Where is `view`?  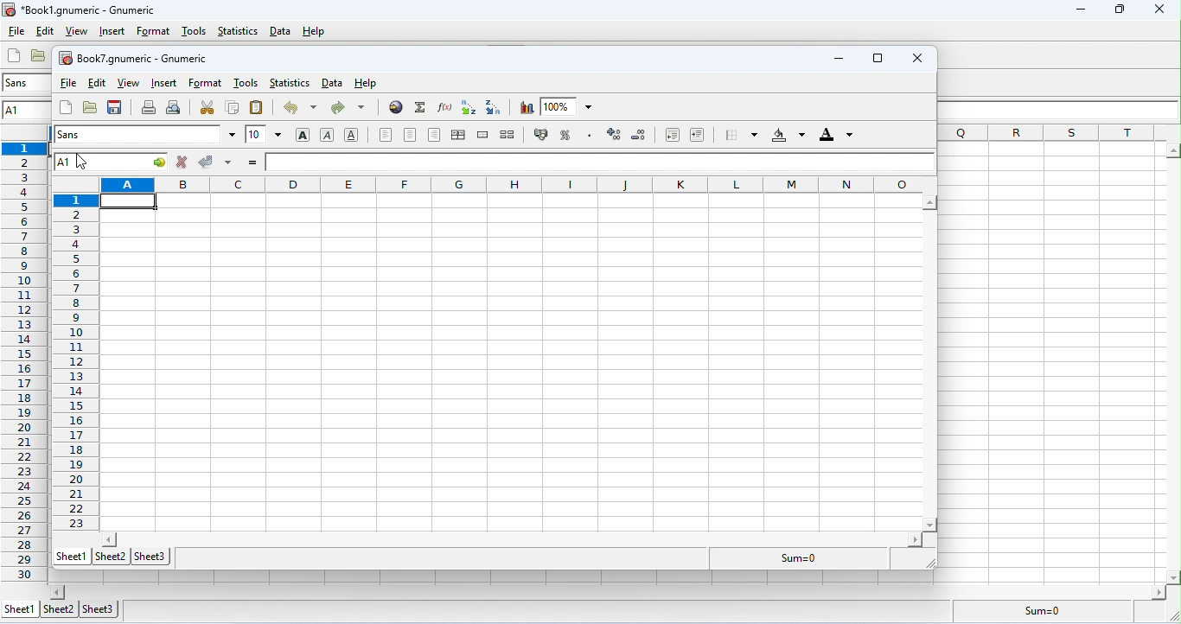 view is located at coordinates (77, 32).